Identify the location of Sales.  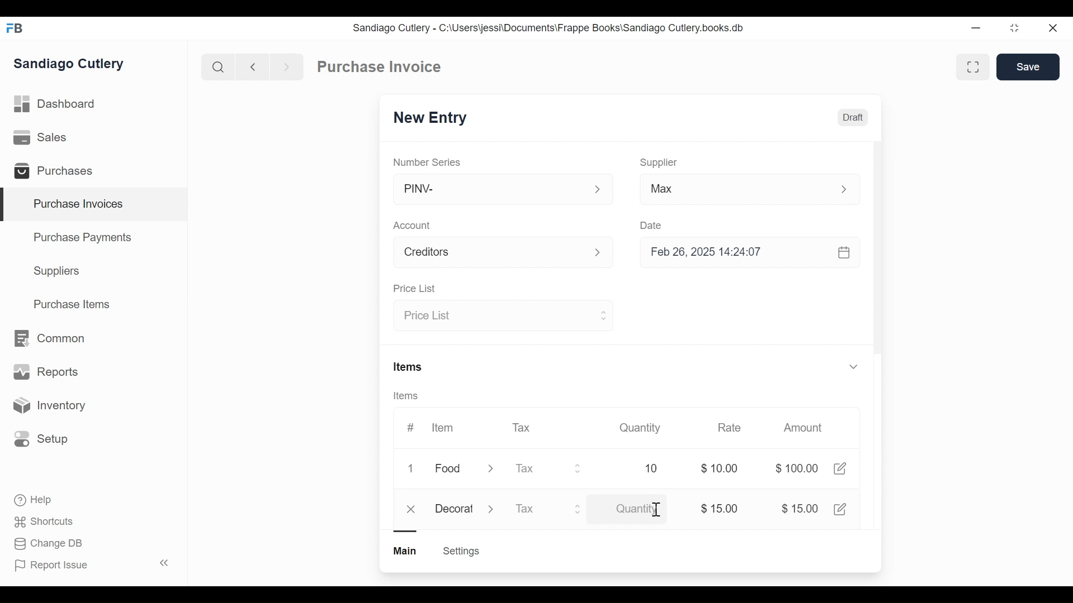
(42, 138).